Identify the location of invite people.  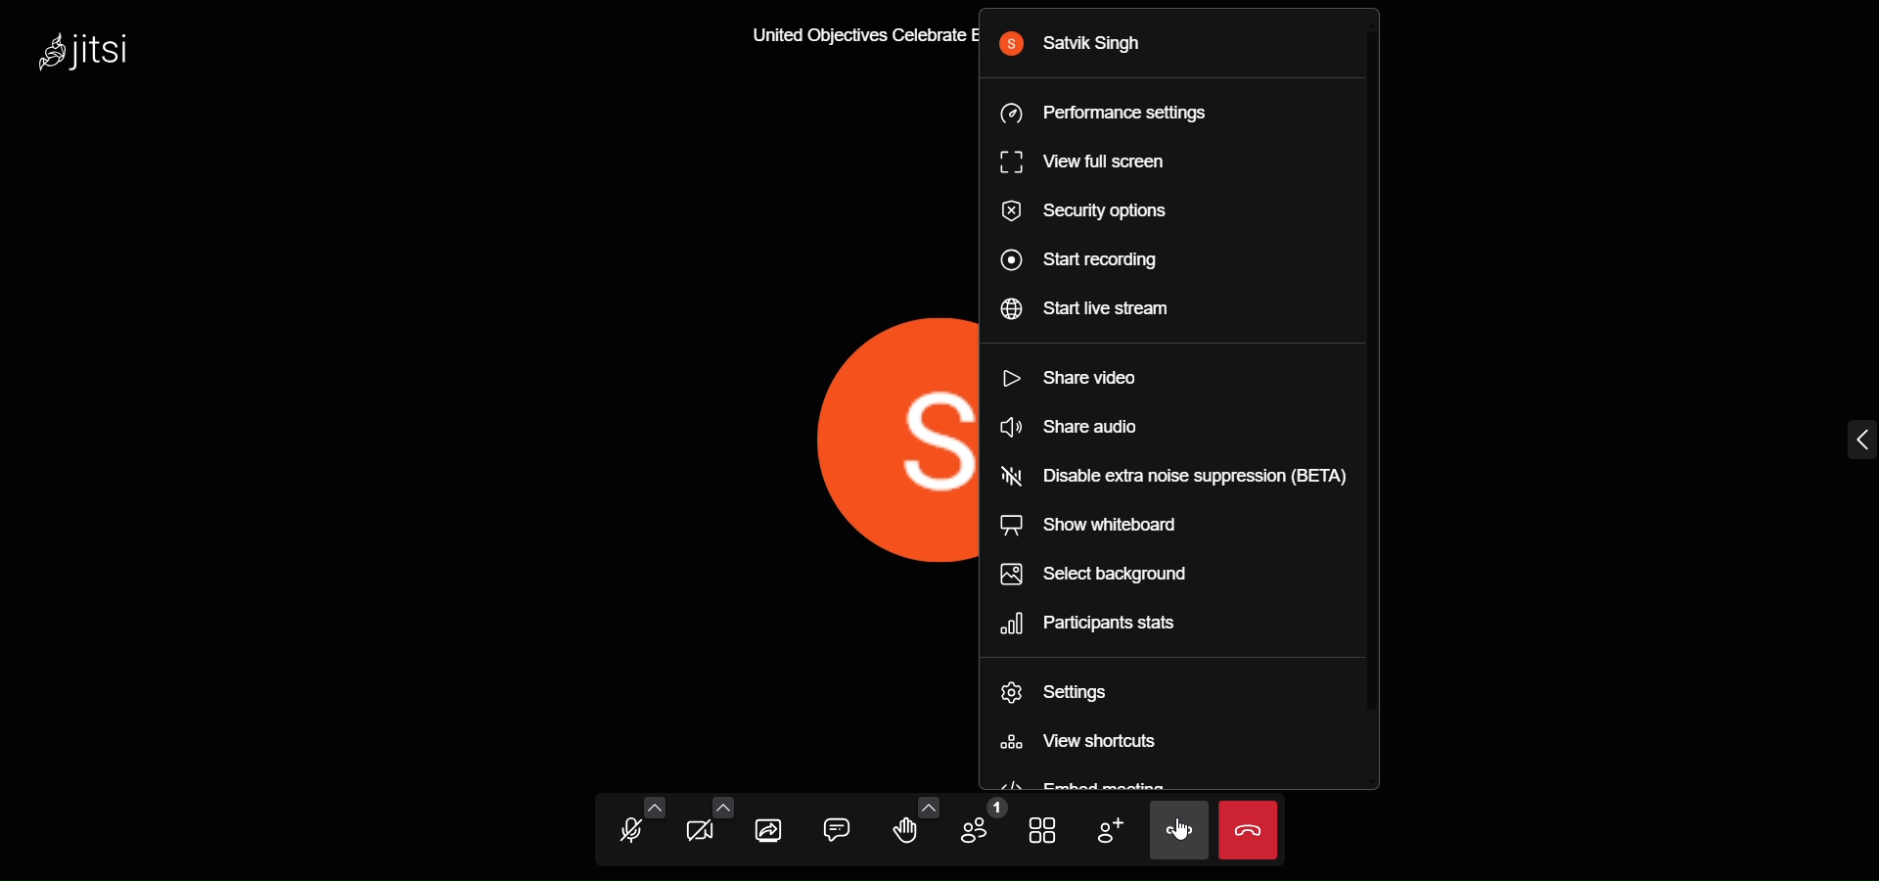
(1109, 832).